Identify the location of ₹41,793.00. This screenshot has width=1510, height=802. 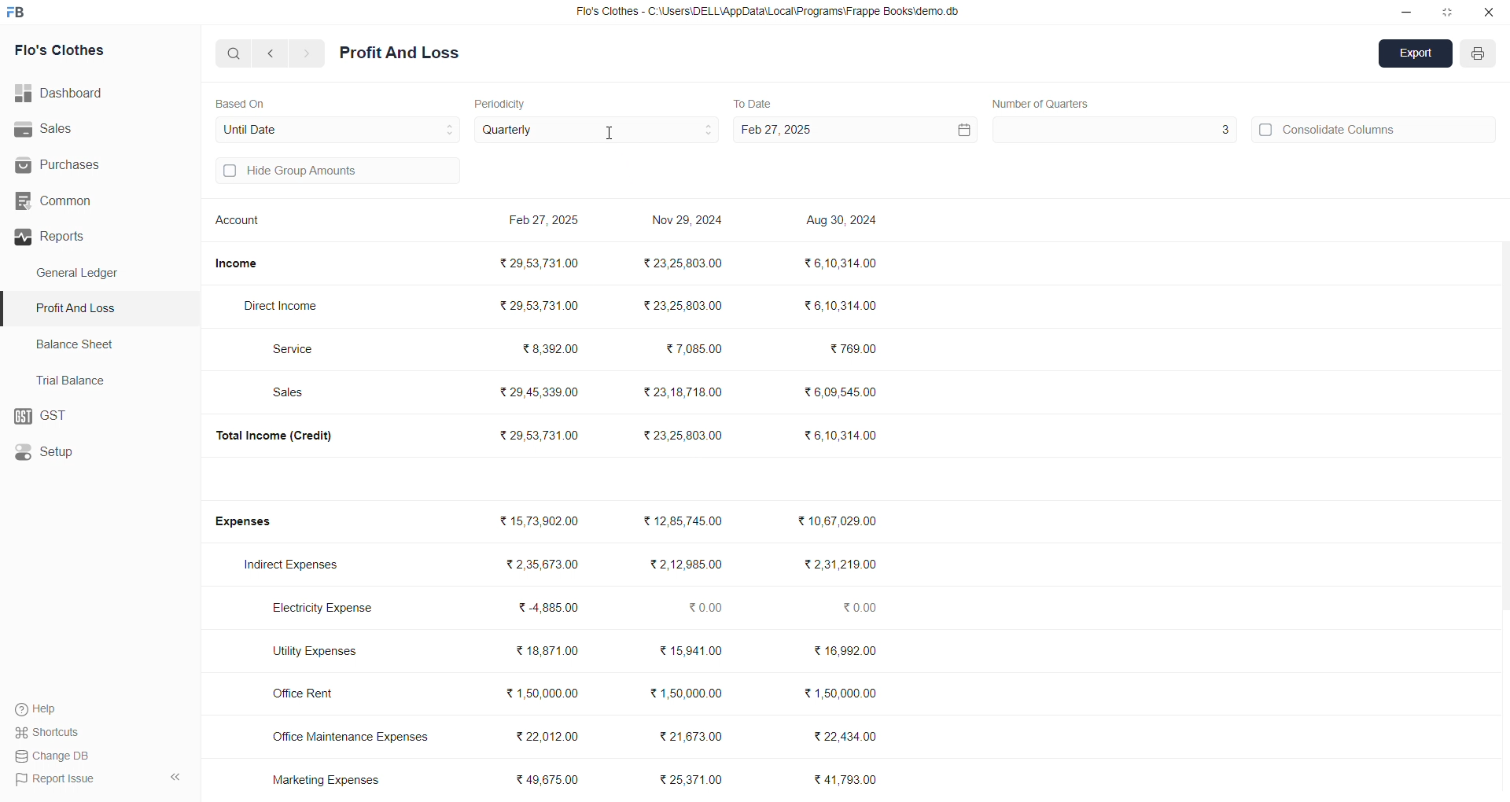
(849, 780).